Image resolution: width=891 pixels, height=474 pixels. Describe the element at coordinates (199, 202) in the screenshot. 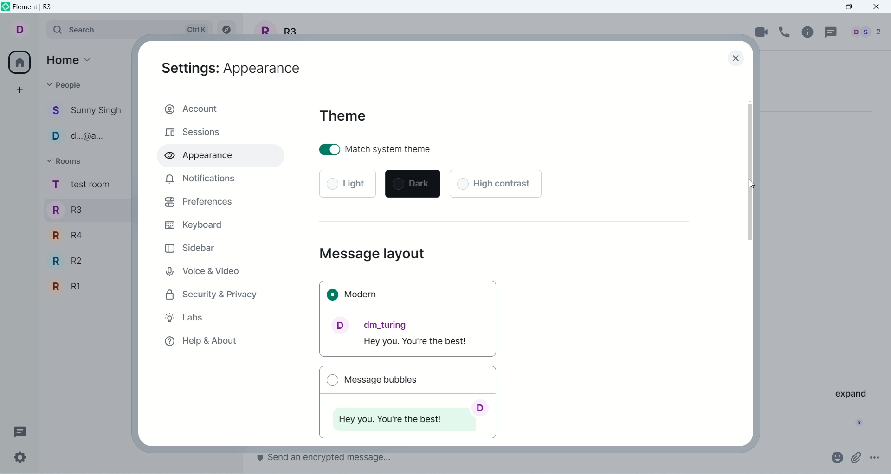

I see `preferences` at that location.